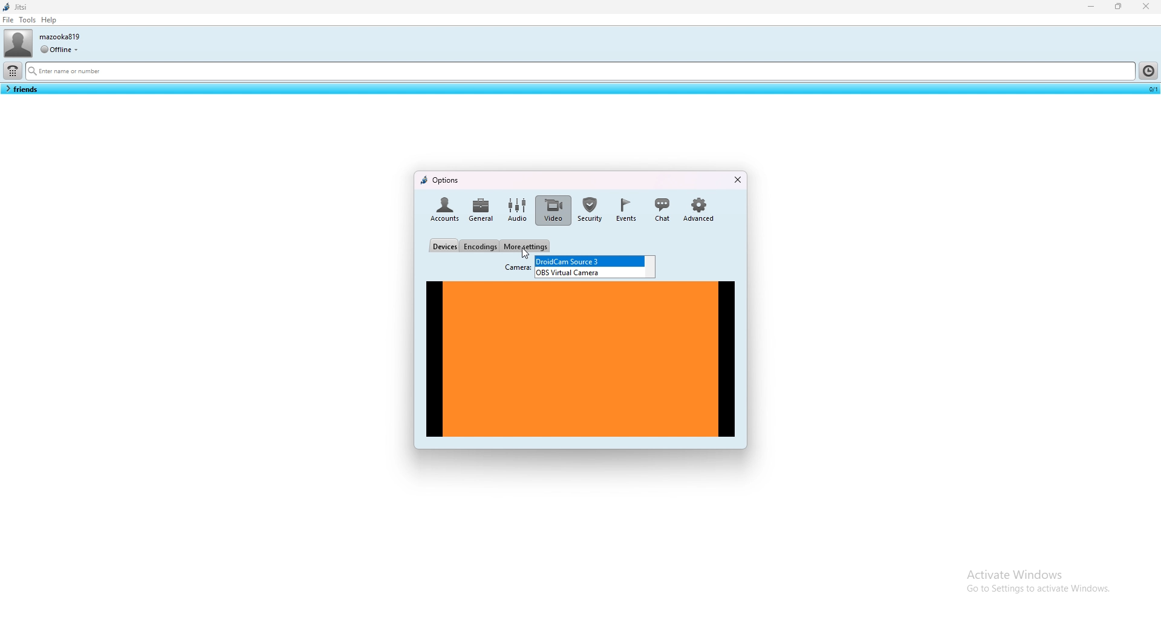 The height and width of the screenshot is (623, 1161). What do you see at coordinates (1148, 70) in the screenshot?
I see `history` at bounding box center [1148, 70].